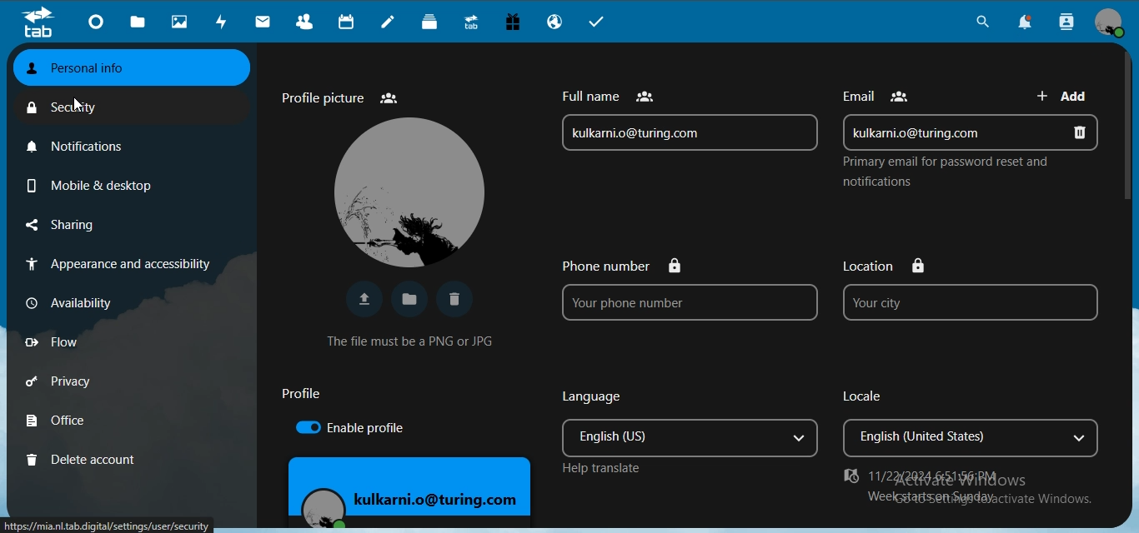 The height and width of the screenshot is (533, 1139). Describe the element at coordinates (595, 396) in the screenshot. I see `language` at that location.